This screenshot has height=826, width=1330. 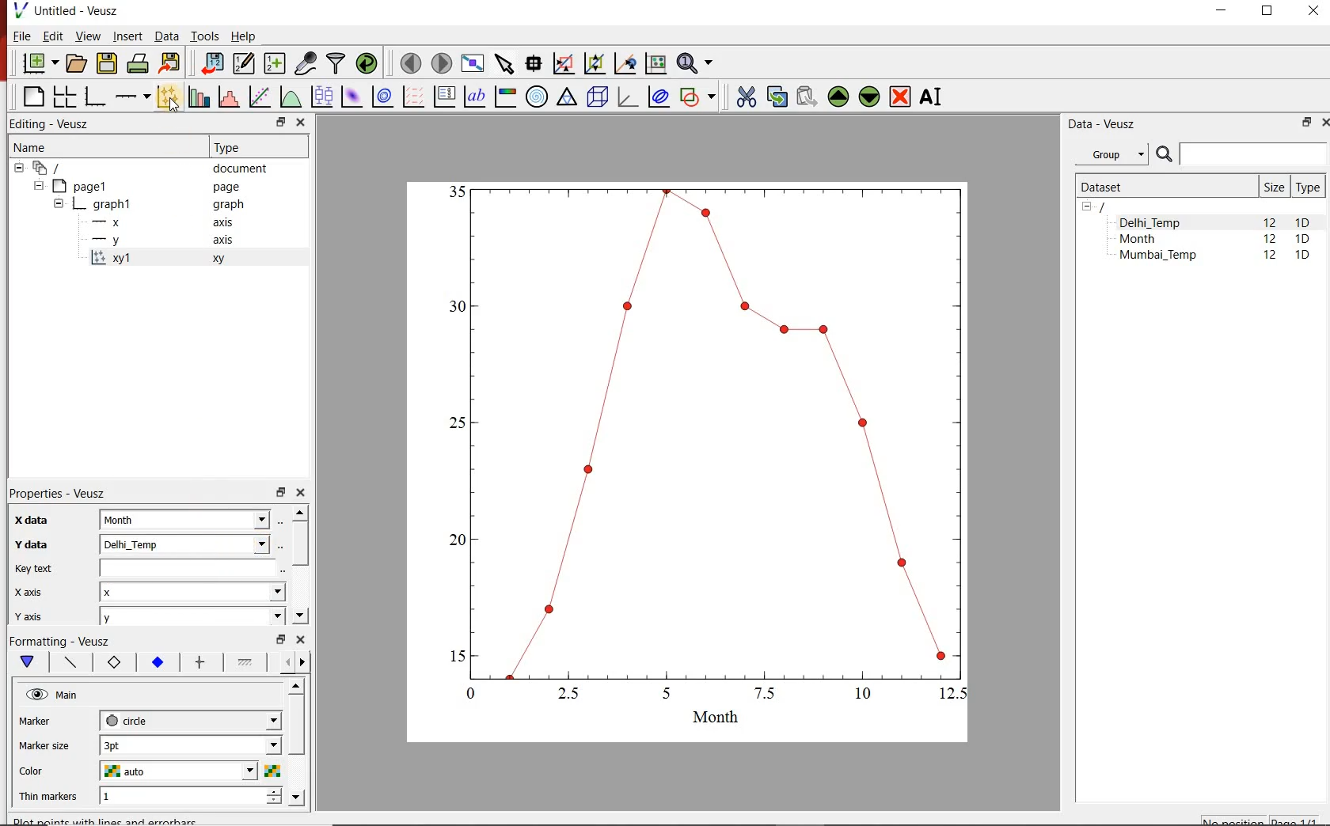 What do you see at coordinates (171, 63) in the screenshot?
I see `export to graphics format` at bounding box center [171, 63].